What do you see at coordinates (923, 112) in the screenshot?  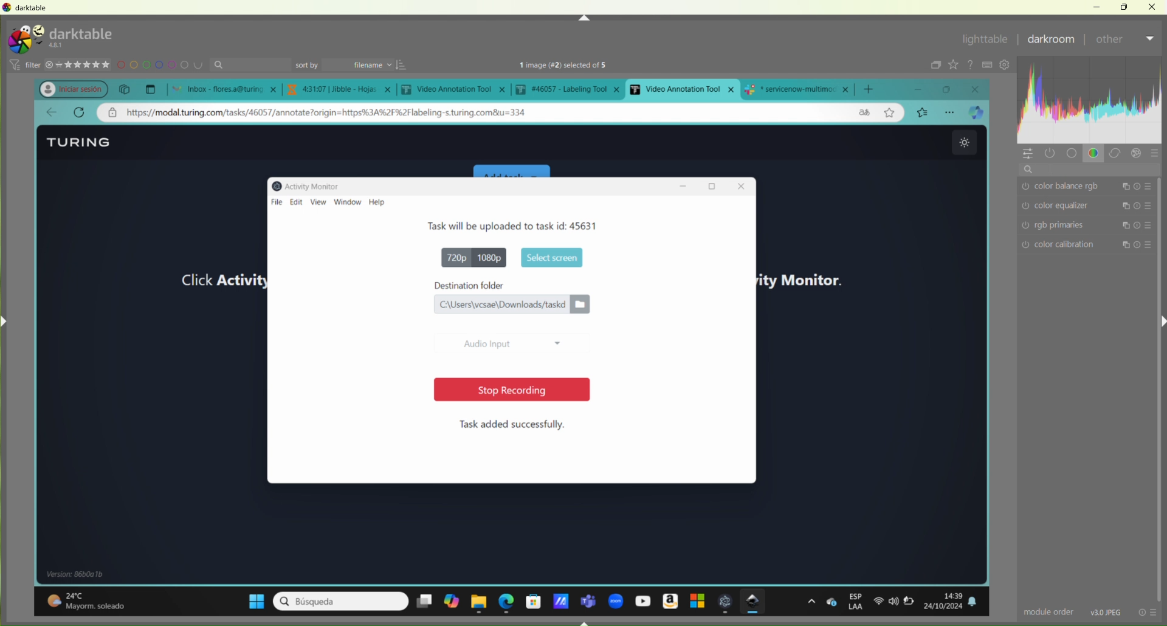 I see `bookmarks` at bounding box center [923, 112].